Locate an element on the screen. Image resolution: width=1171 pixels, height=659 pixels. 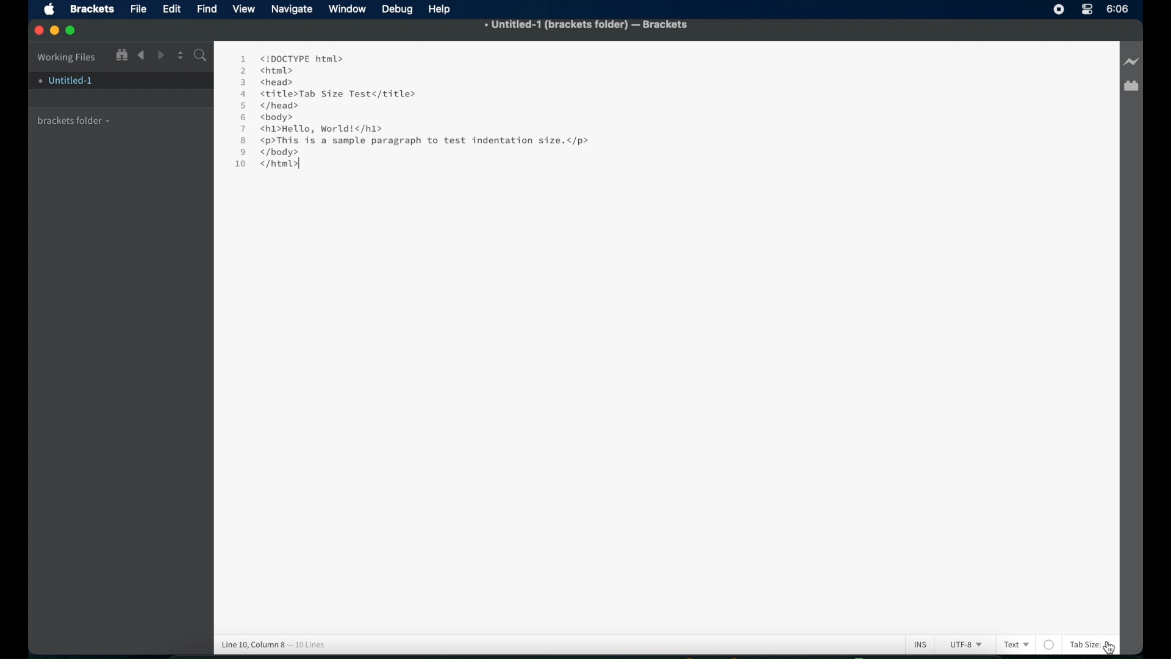
Maximize is located at coordinates (74, 31).